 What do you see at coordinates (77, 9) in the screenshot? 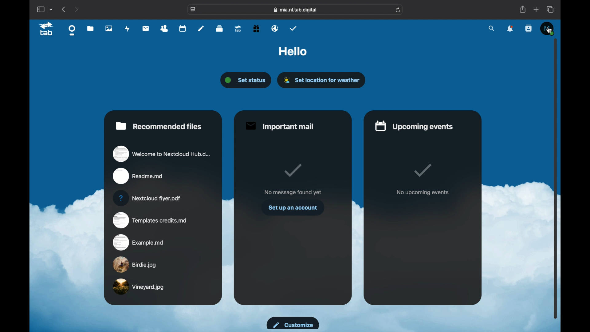
I see `next` at bounding box center [77, 9].